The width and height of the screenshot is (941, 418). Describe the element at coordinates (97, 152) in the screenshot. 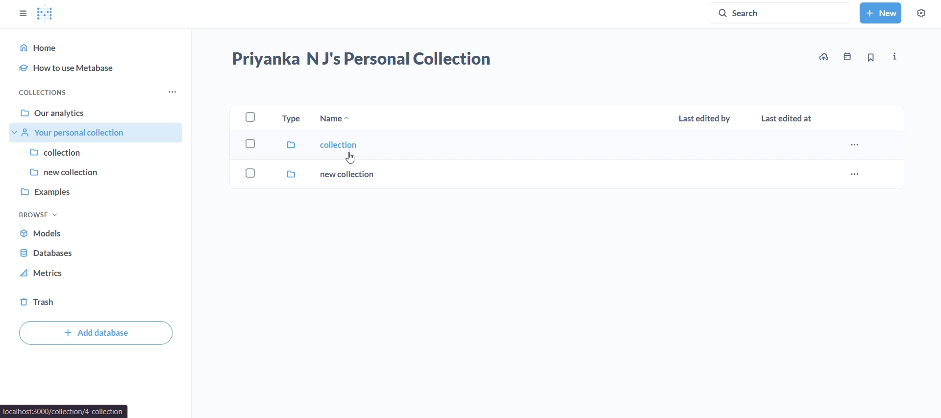

I see `collection` at that location.